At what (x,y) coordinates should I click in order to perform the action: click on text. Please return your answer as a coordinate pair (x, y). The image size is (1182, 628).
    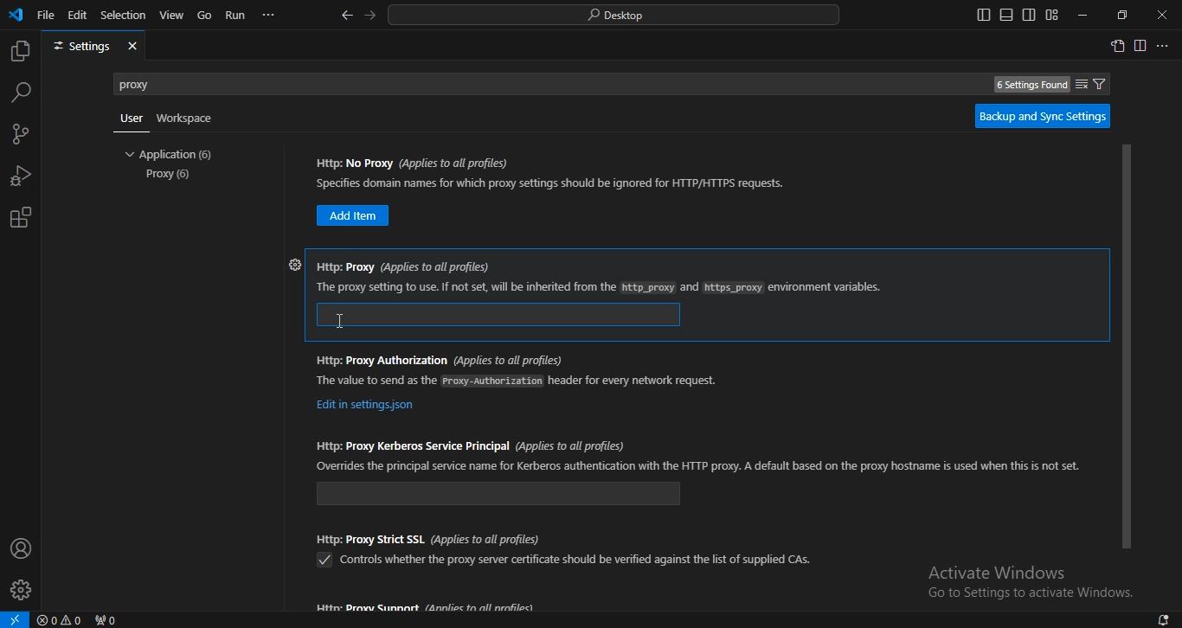
    Looking at the image, I should click on (1032, 595).